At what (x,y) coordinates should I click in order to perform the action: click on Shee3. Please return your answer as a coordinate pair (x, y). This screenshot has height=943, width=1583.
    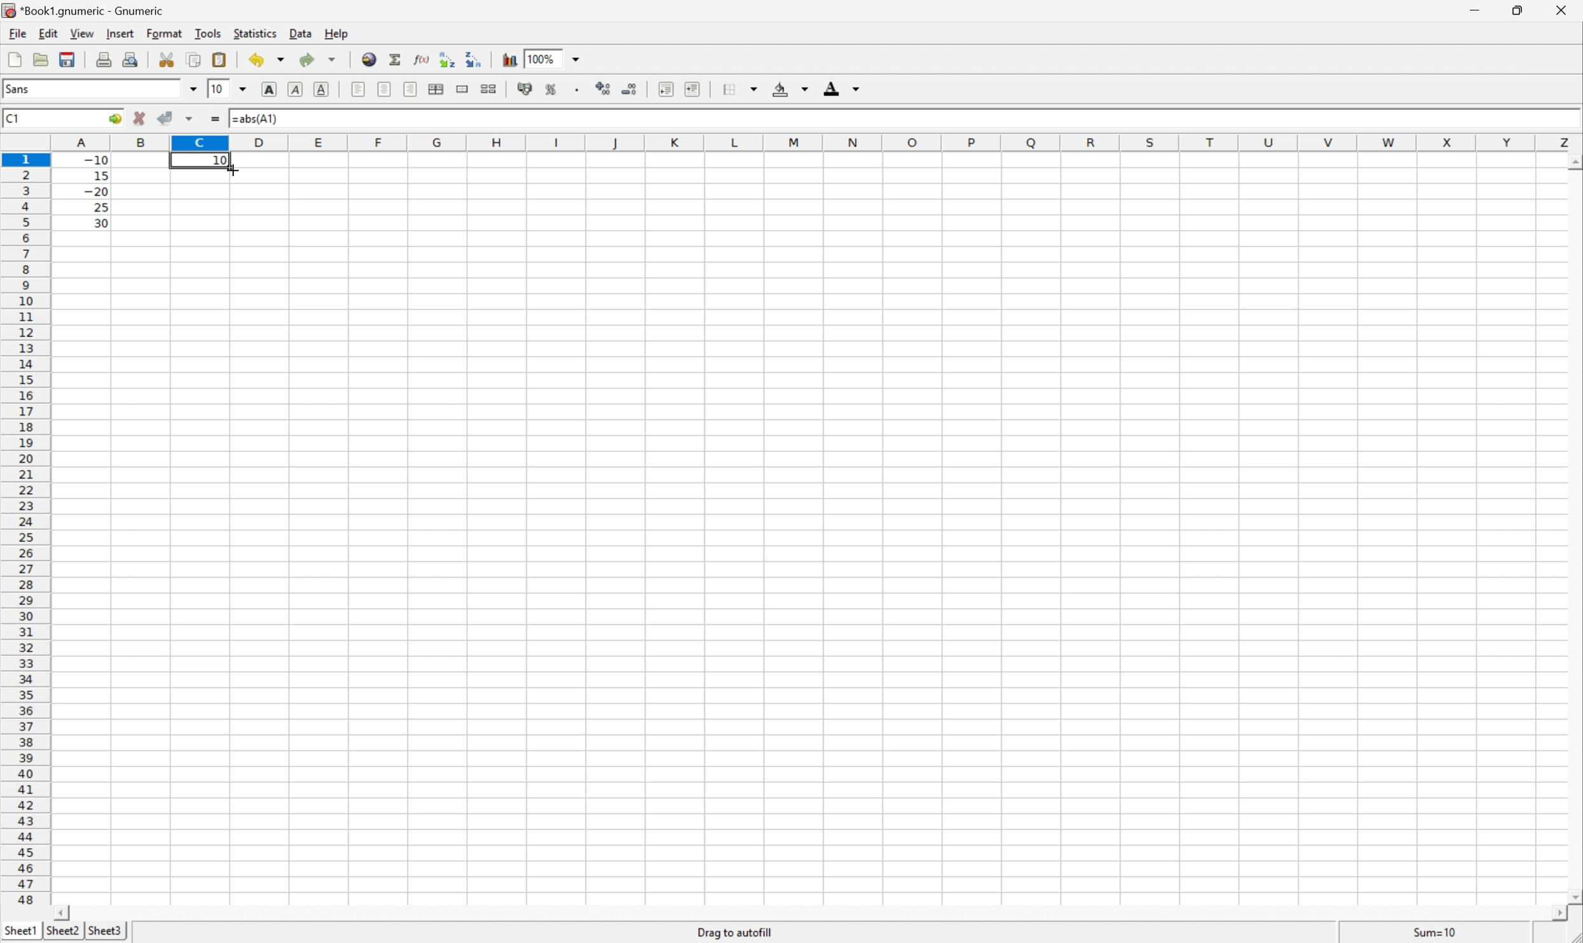
    Looking at the image, I should click on (105, 930).